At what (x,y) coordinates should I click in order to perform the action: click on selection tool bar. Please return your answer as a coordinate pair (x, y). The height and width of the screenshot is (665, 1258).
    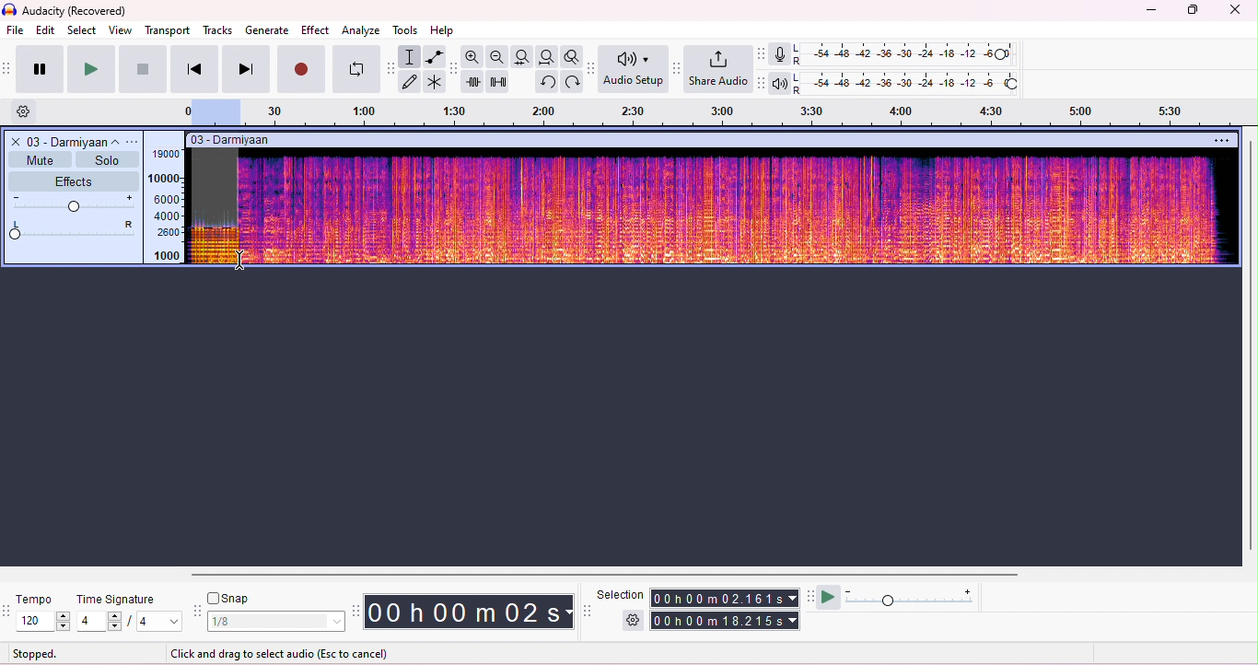
    Looking at the image, I should click on (588, 611).